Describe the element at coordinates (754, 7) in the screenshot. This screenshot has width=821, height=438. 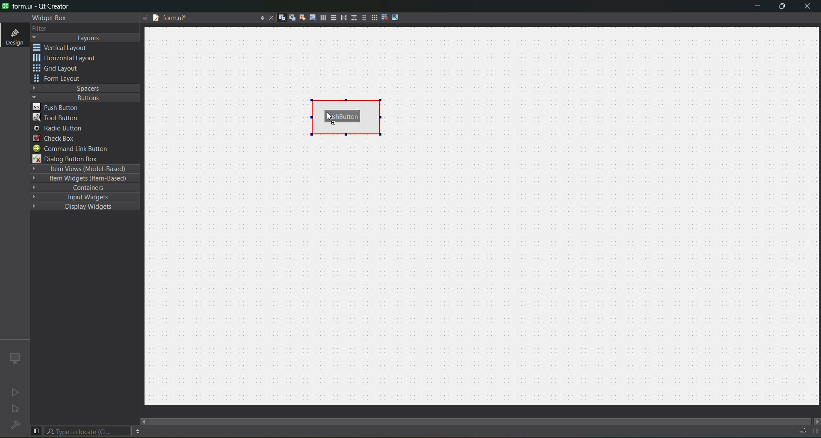
I see `minimize` at that location.